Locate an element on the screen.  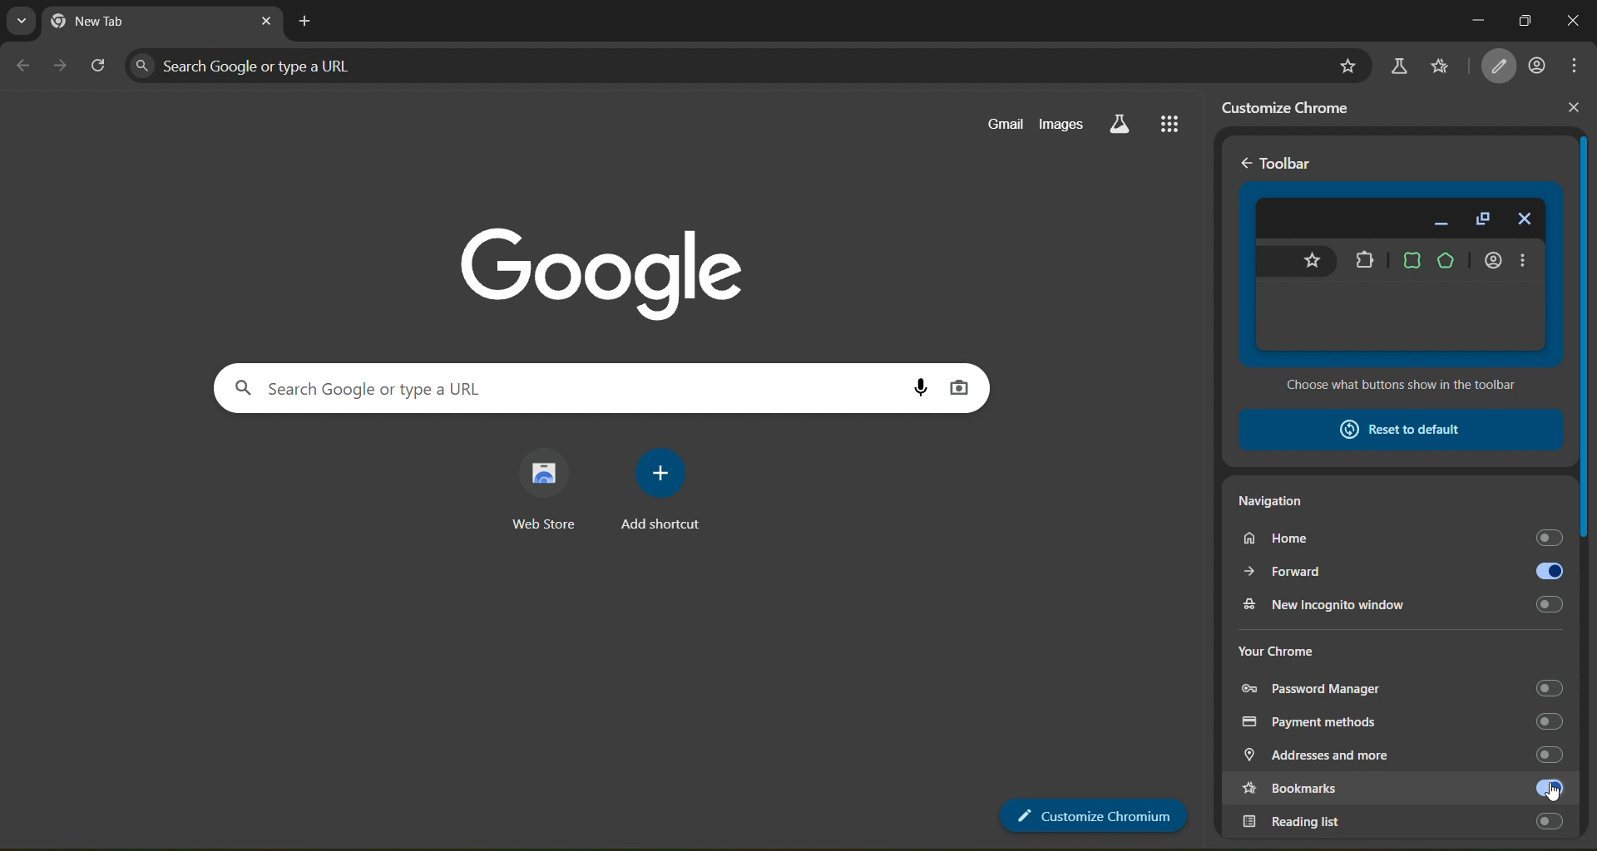
home is located at coordinates (1401, 539).